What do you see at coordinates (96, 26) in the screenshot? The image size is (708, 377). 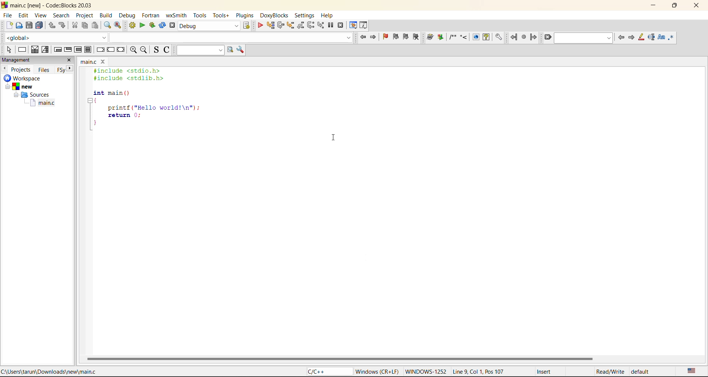 I see `paste` at bounding box center [96, 26].